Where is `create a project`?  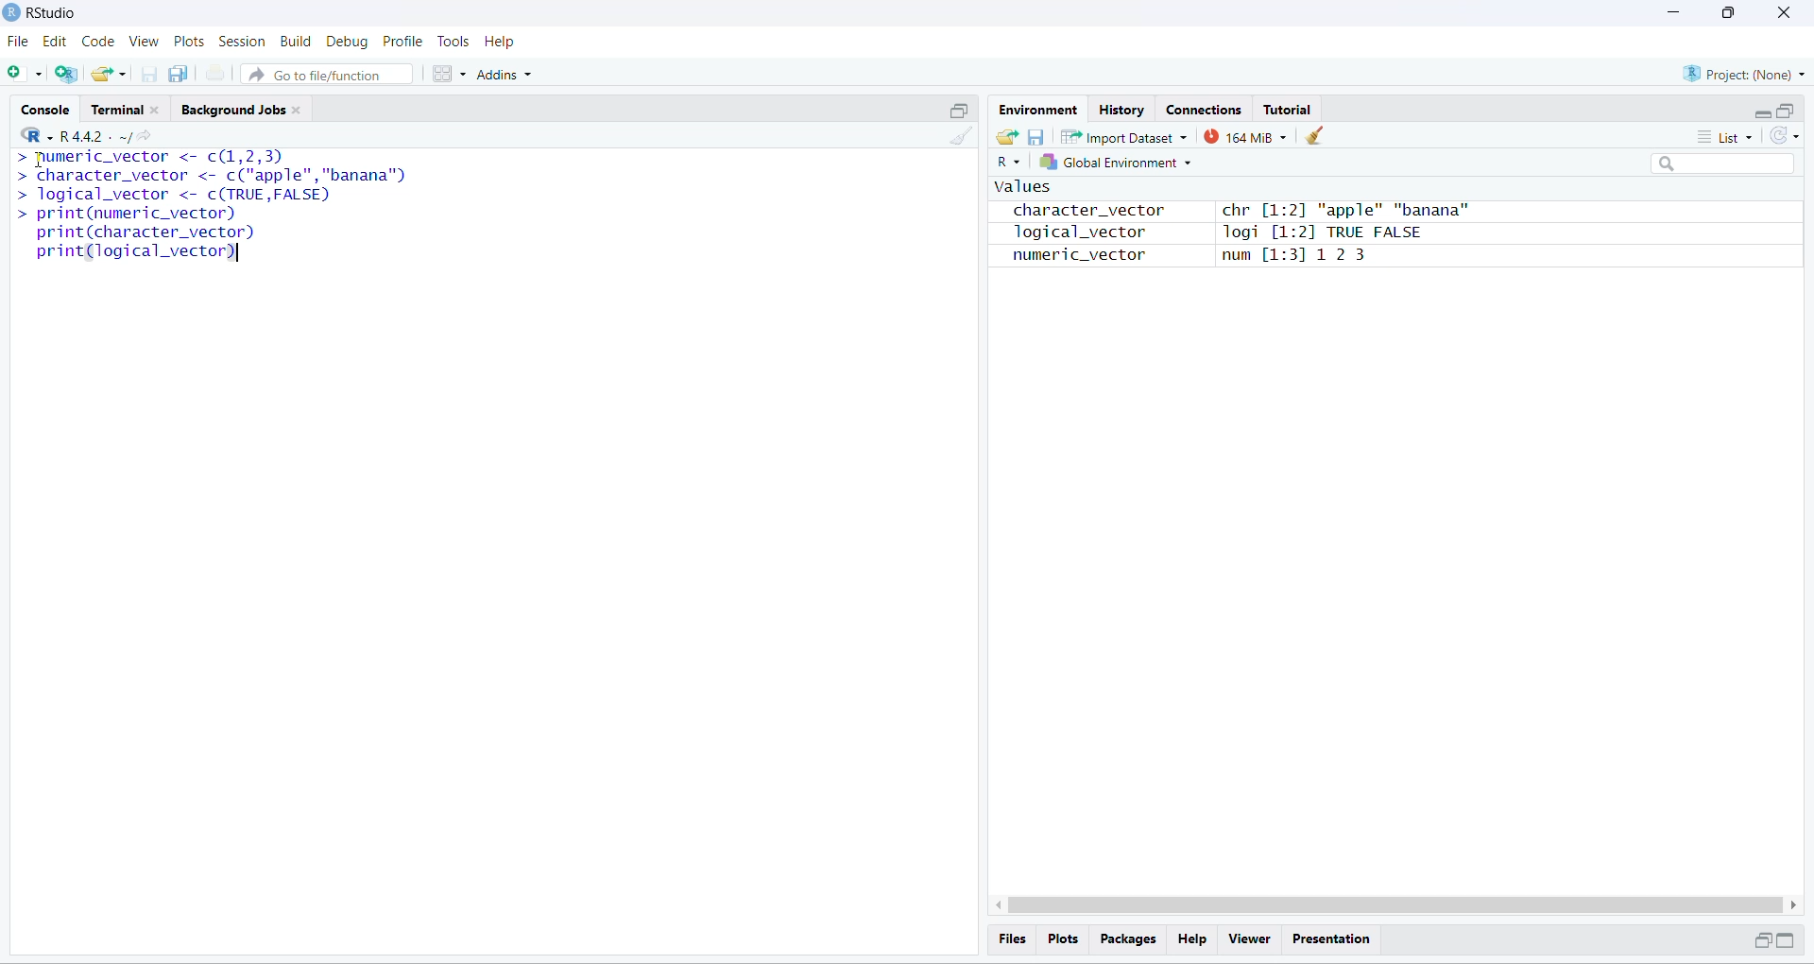 create a project is located at coordinates (65, 74).